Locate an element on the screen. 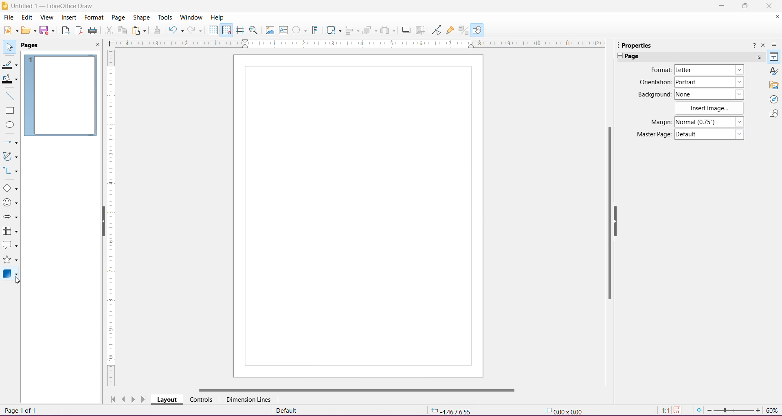 This screenshot has width=782, height=416. Scroll to last page is located at coordinates (144, 400).